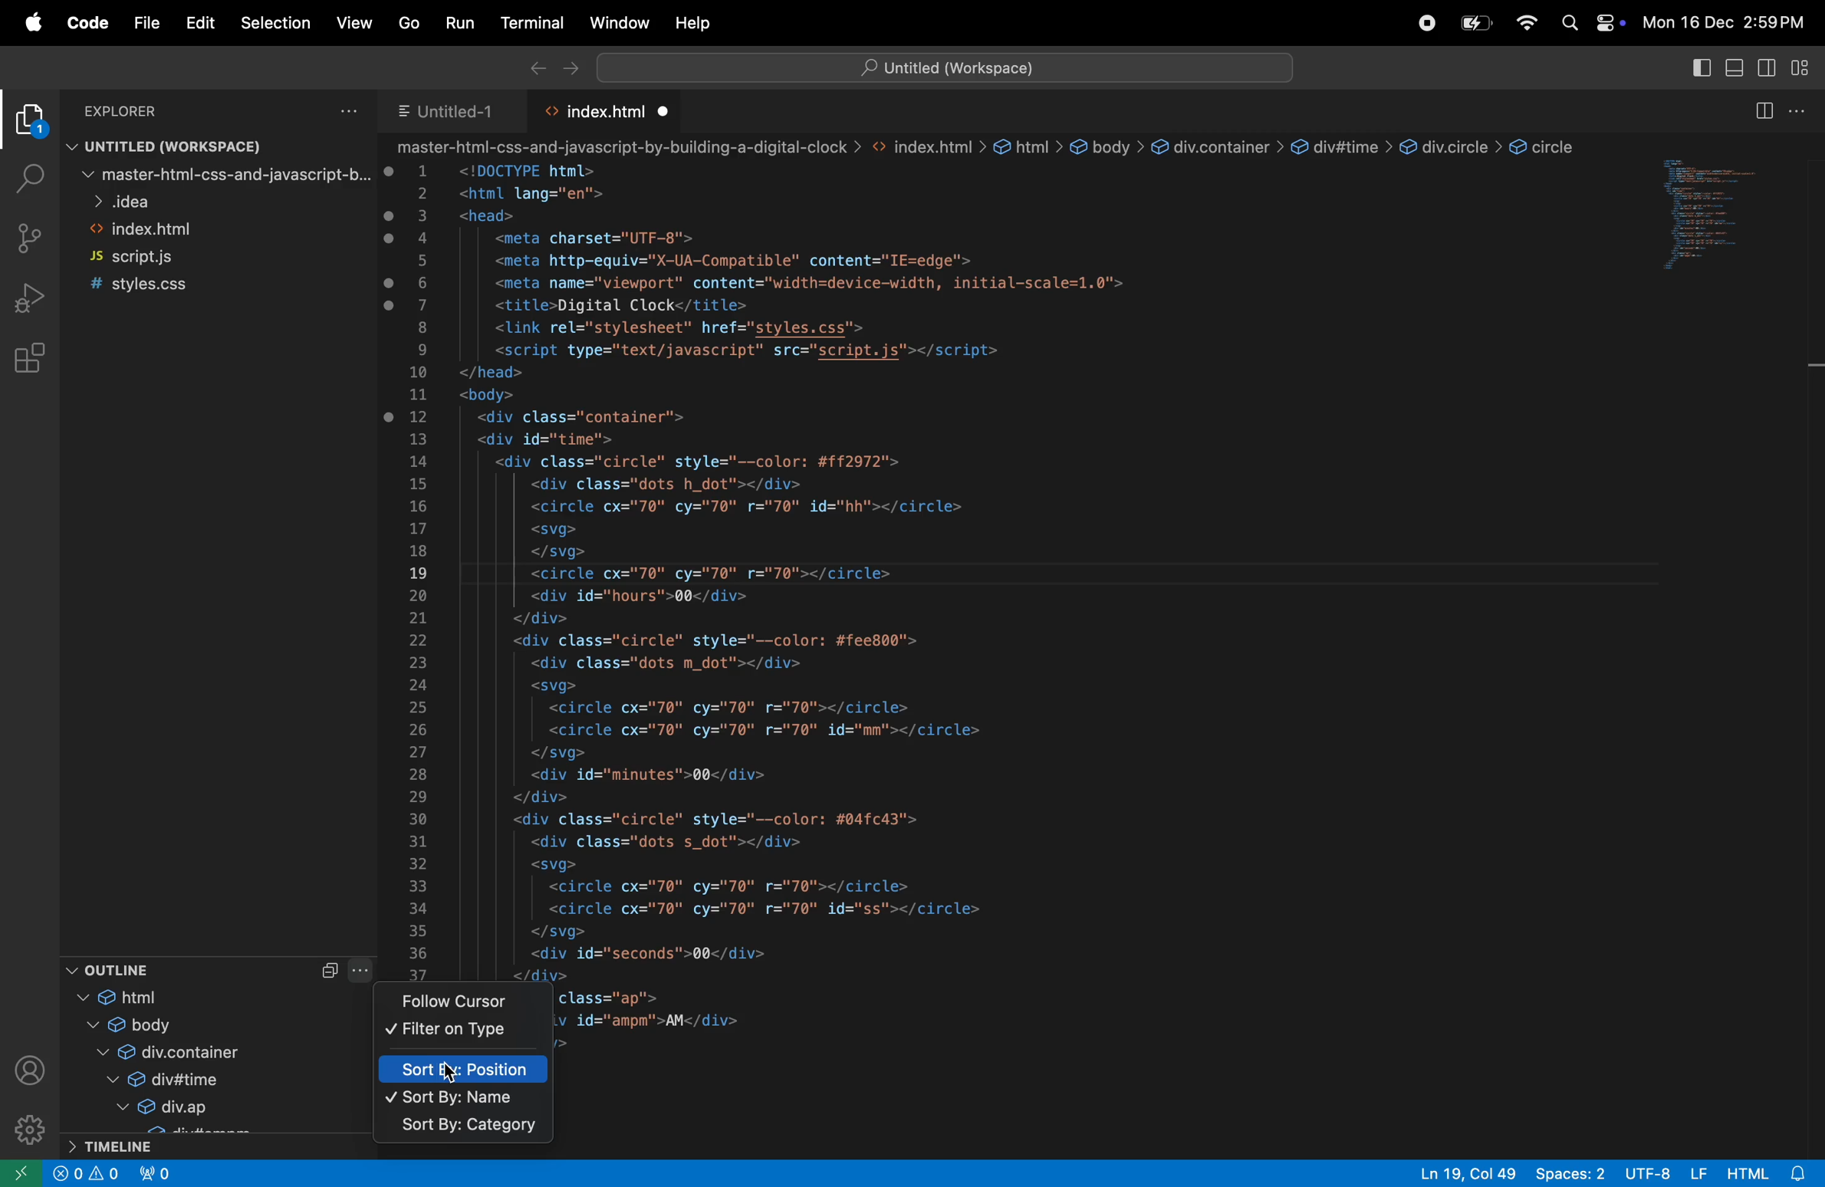  Describe the element at coordinates (945, 66) in the screenshot. I see `untitled workspace` at that location.